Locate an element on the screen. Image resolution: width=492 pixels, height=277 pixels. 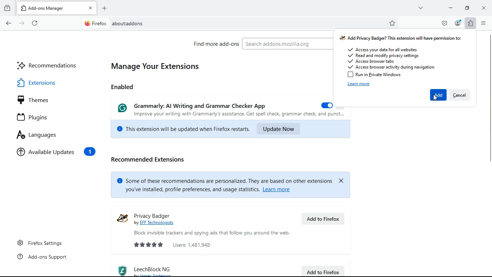
close is located at coordinates (486, 8).